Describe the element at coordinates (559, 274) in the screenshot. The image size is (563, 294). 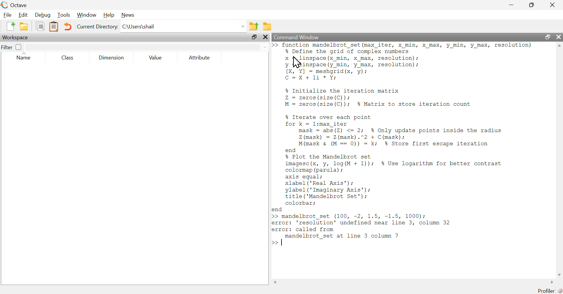
I see `Scrollbar down` at that location.